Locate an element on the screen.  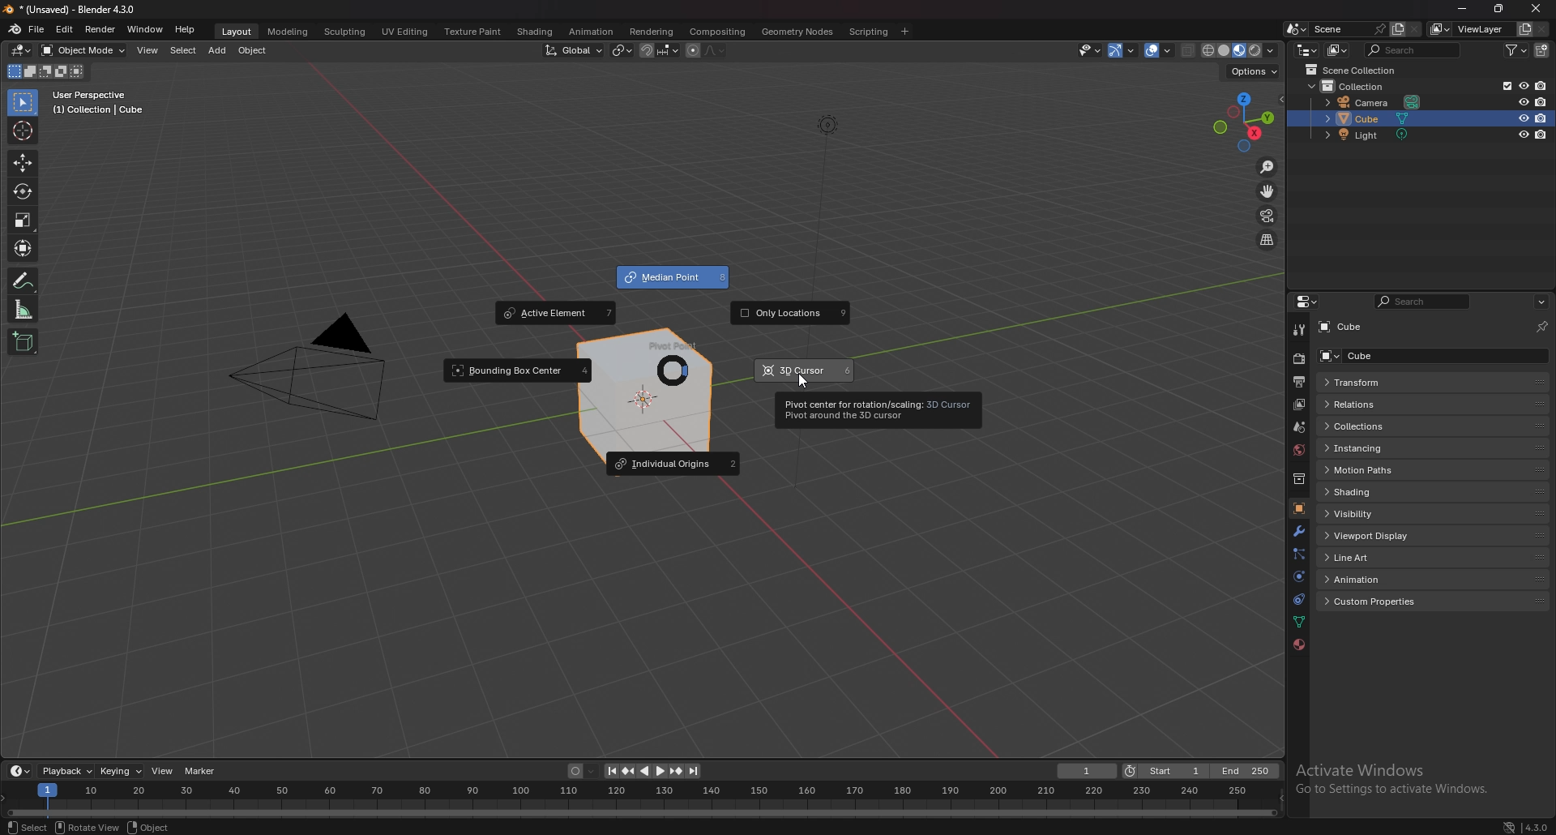
median point is located at coordinates (673, 278).